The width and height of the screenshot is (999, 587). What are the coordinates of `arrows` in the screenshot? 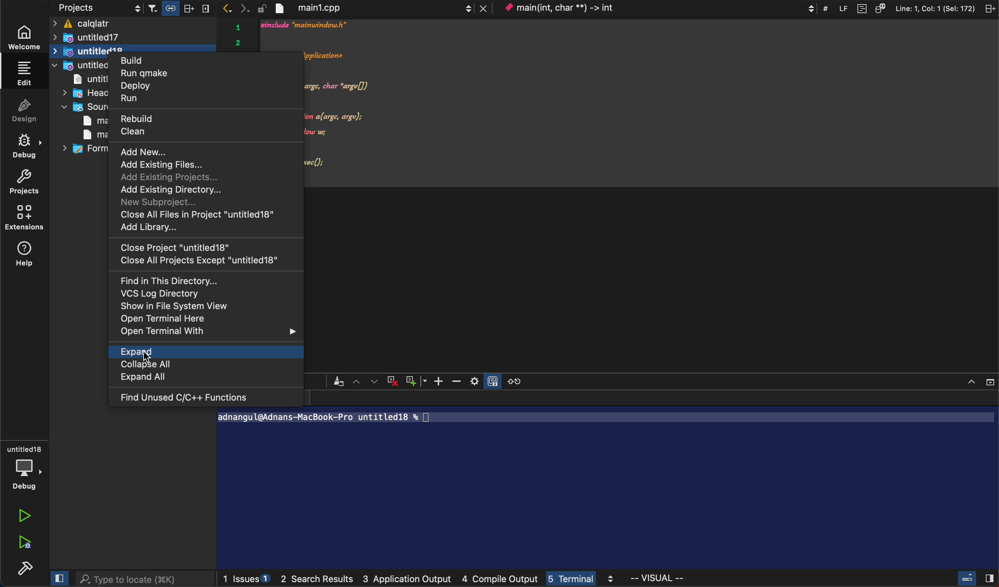 It's located at (367, 381).